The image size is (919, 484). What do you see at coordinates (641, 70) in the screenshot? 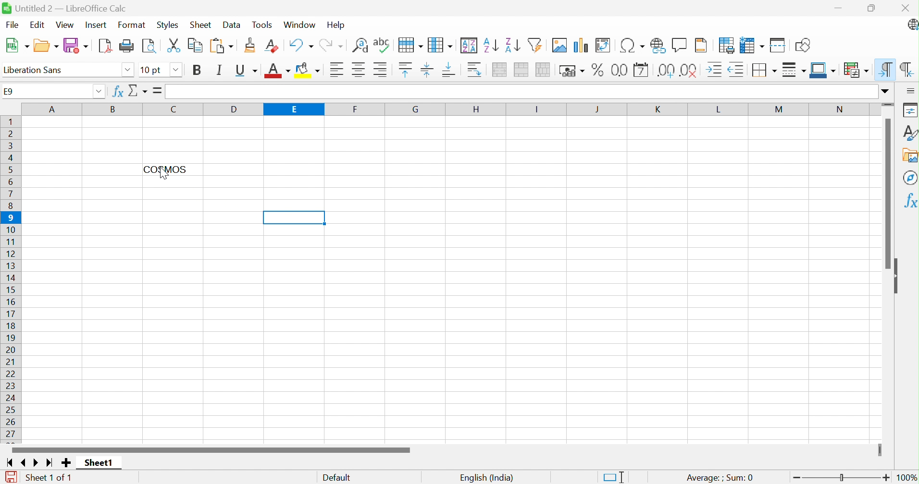
I see `Format as date` at bounding box center [641, 70].